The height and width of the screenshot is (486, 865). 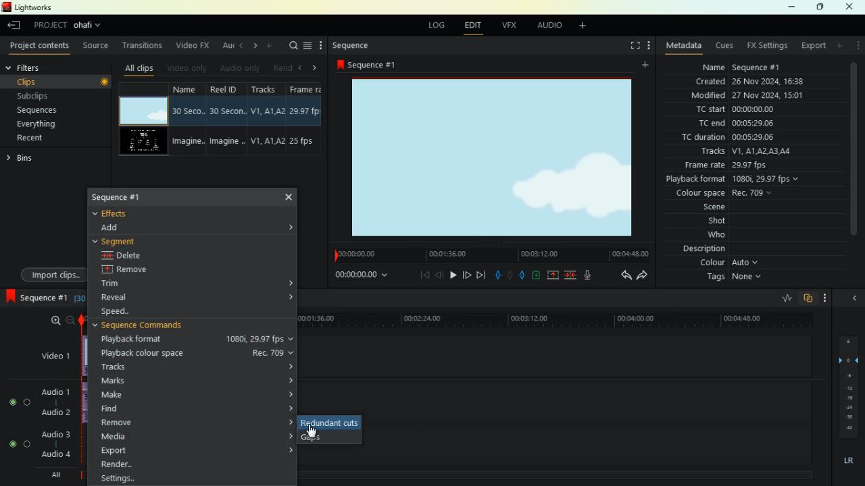 What do you see at coordinates (853, 299) in the screenshot?
I see `close` at bounding box center [853, 299].